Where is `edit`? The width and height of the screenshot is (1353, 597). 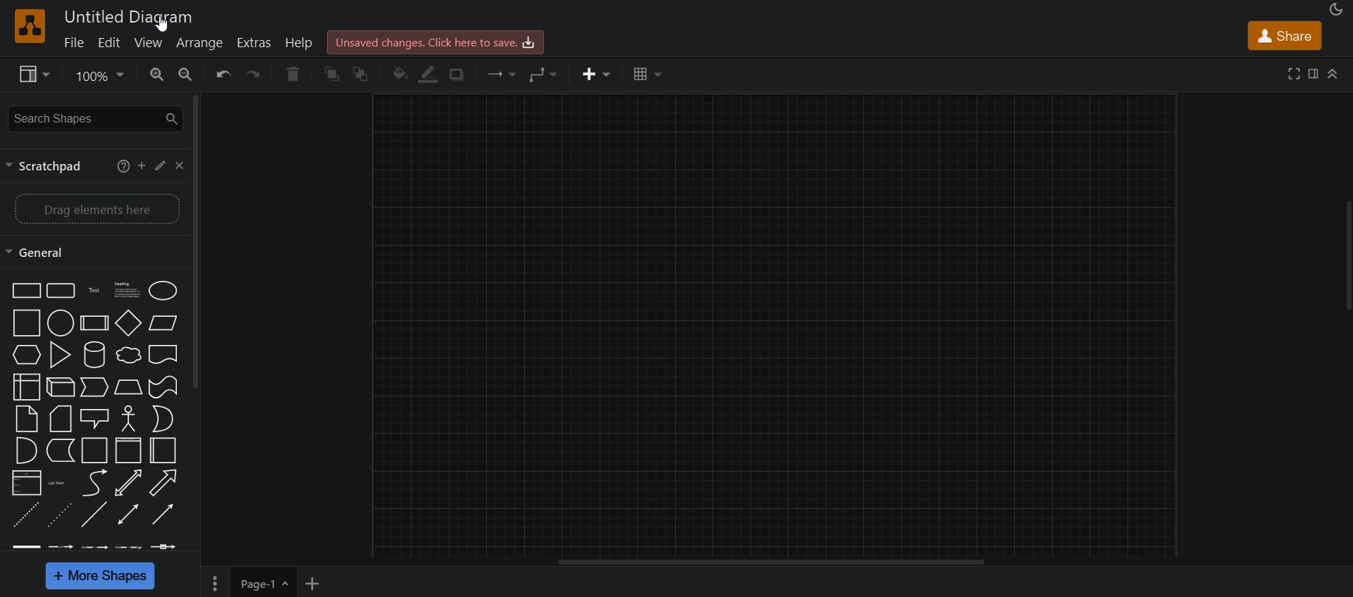
edit is located at coordinates (110, 44).